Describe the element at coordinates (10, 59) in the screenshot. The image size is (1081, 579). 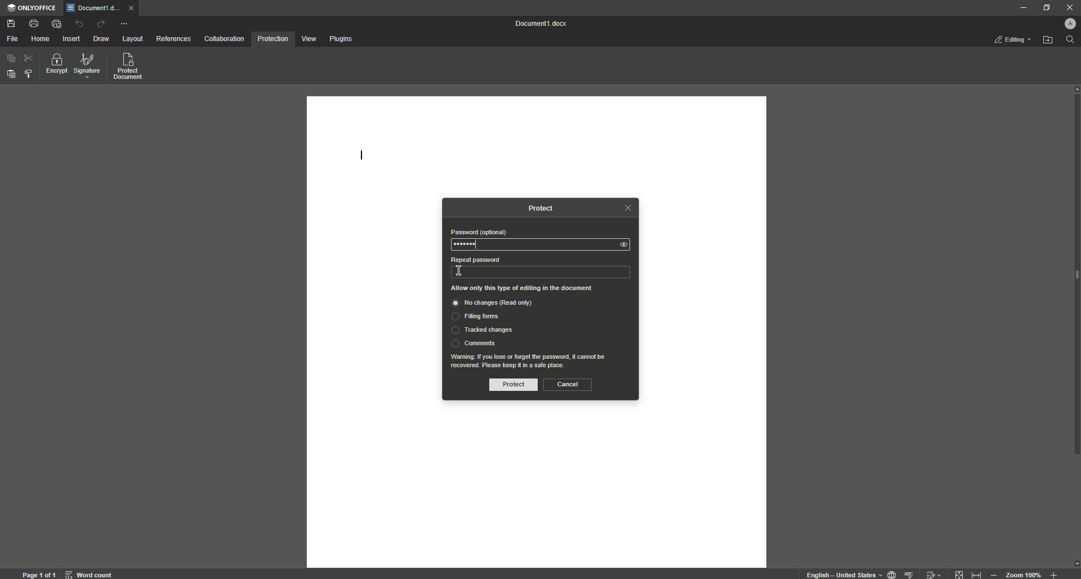
I see `Copy` at that location.